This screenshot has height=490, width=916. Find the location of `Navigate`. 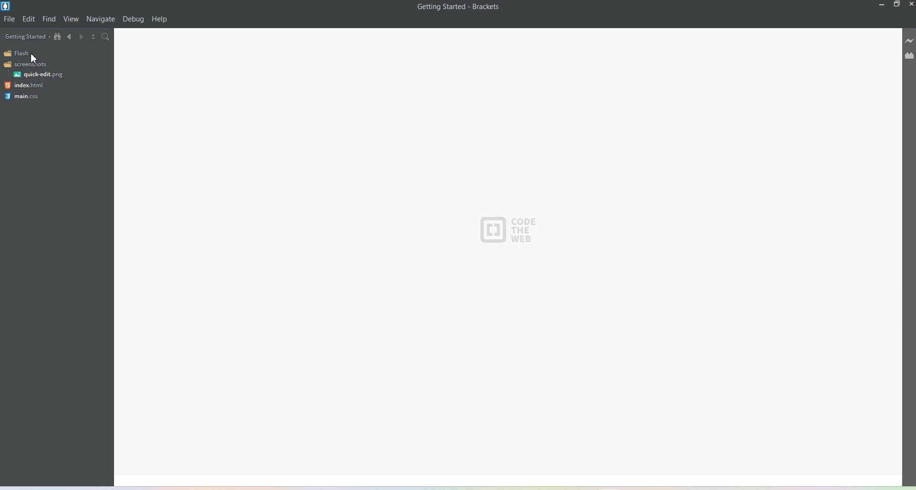

Navigate is located at coordinates (101, 19).